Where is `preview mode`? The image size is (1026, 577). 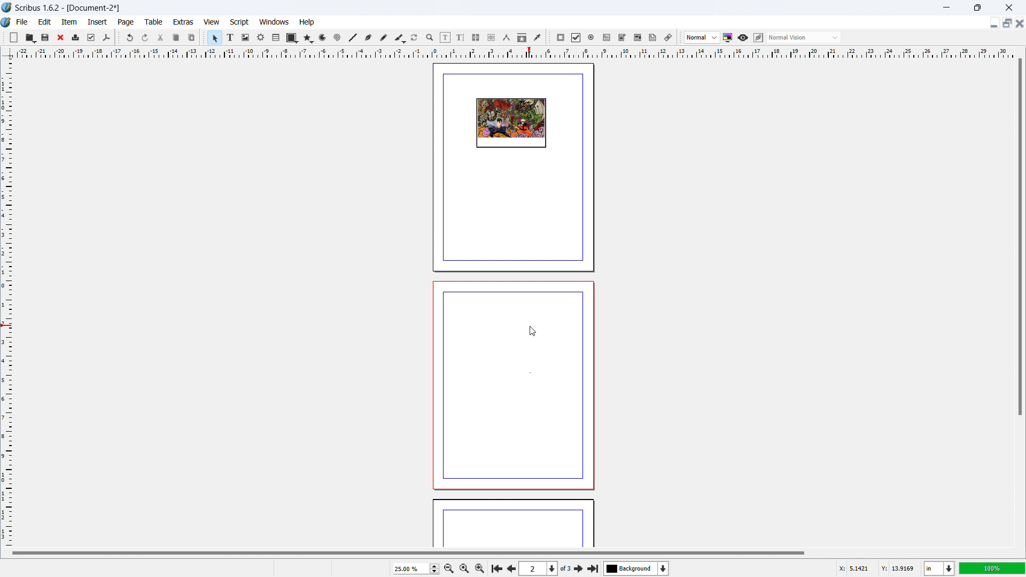 preview mode is located at coordinates (743, 38).